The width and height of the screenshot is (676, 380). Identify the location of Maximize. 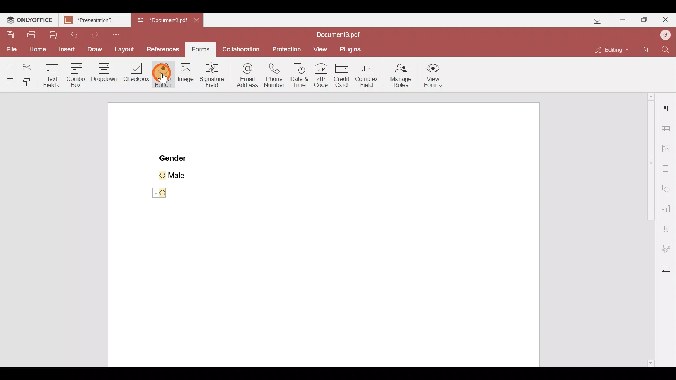
(645, 19).